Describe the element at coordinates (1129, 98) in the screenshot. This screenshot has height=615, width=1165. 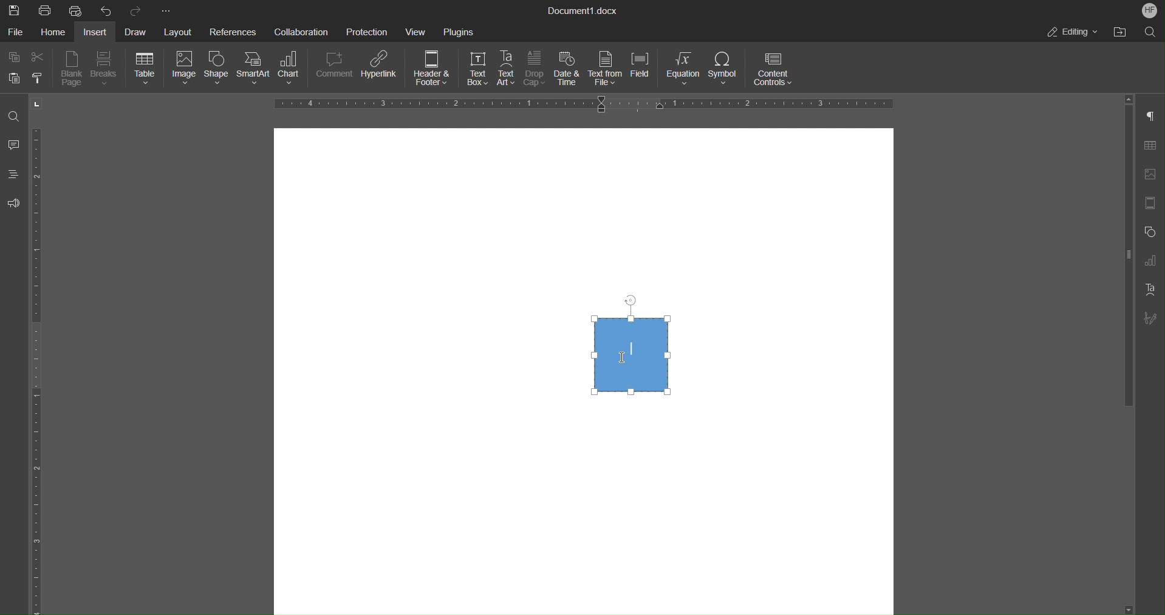
I see `Scroll up` at that location.